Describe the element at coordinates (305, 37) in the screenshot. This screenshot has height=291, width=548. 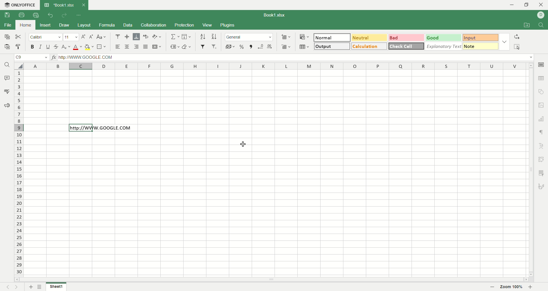
I see `conditional formatting` at that location.